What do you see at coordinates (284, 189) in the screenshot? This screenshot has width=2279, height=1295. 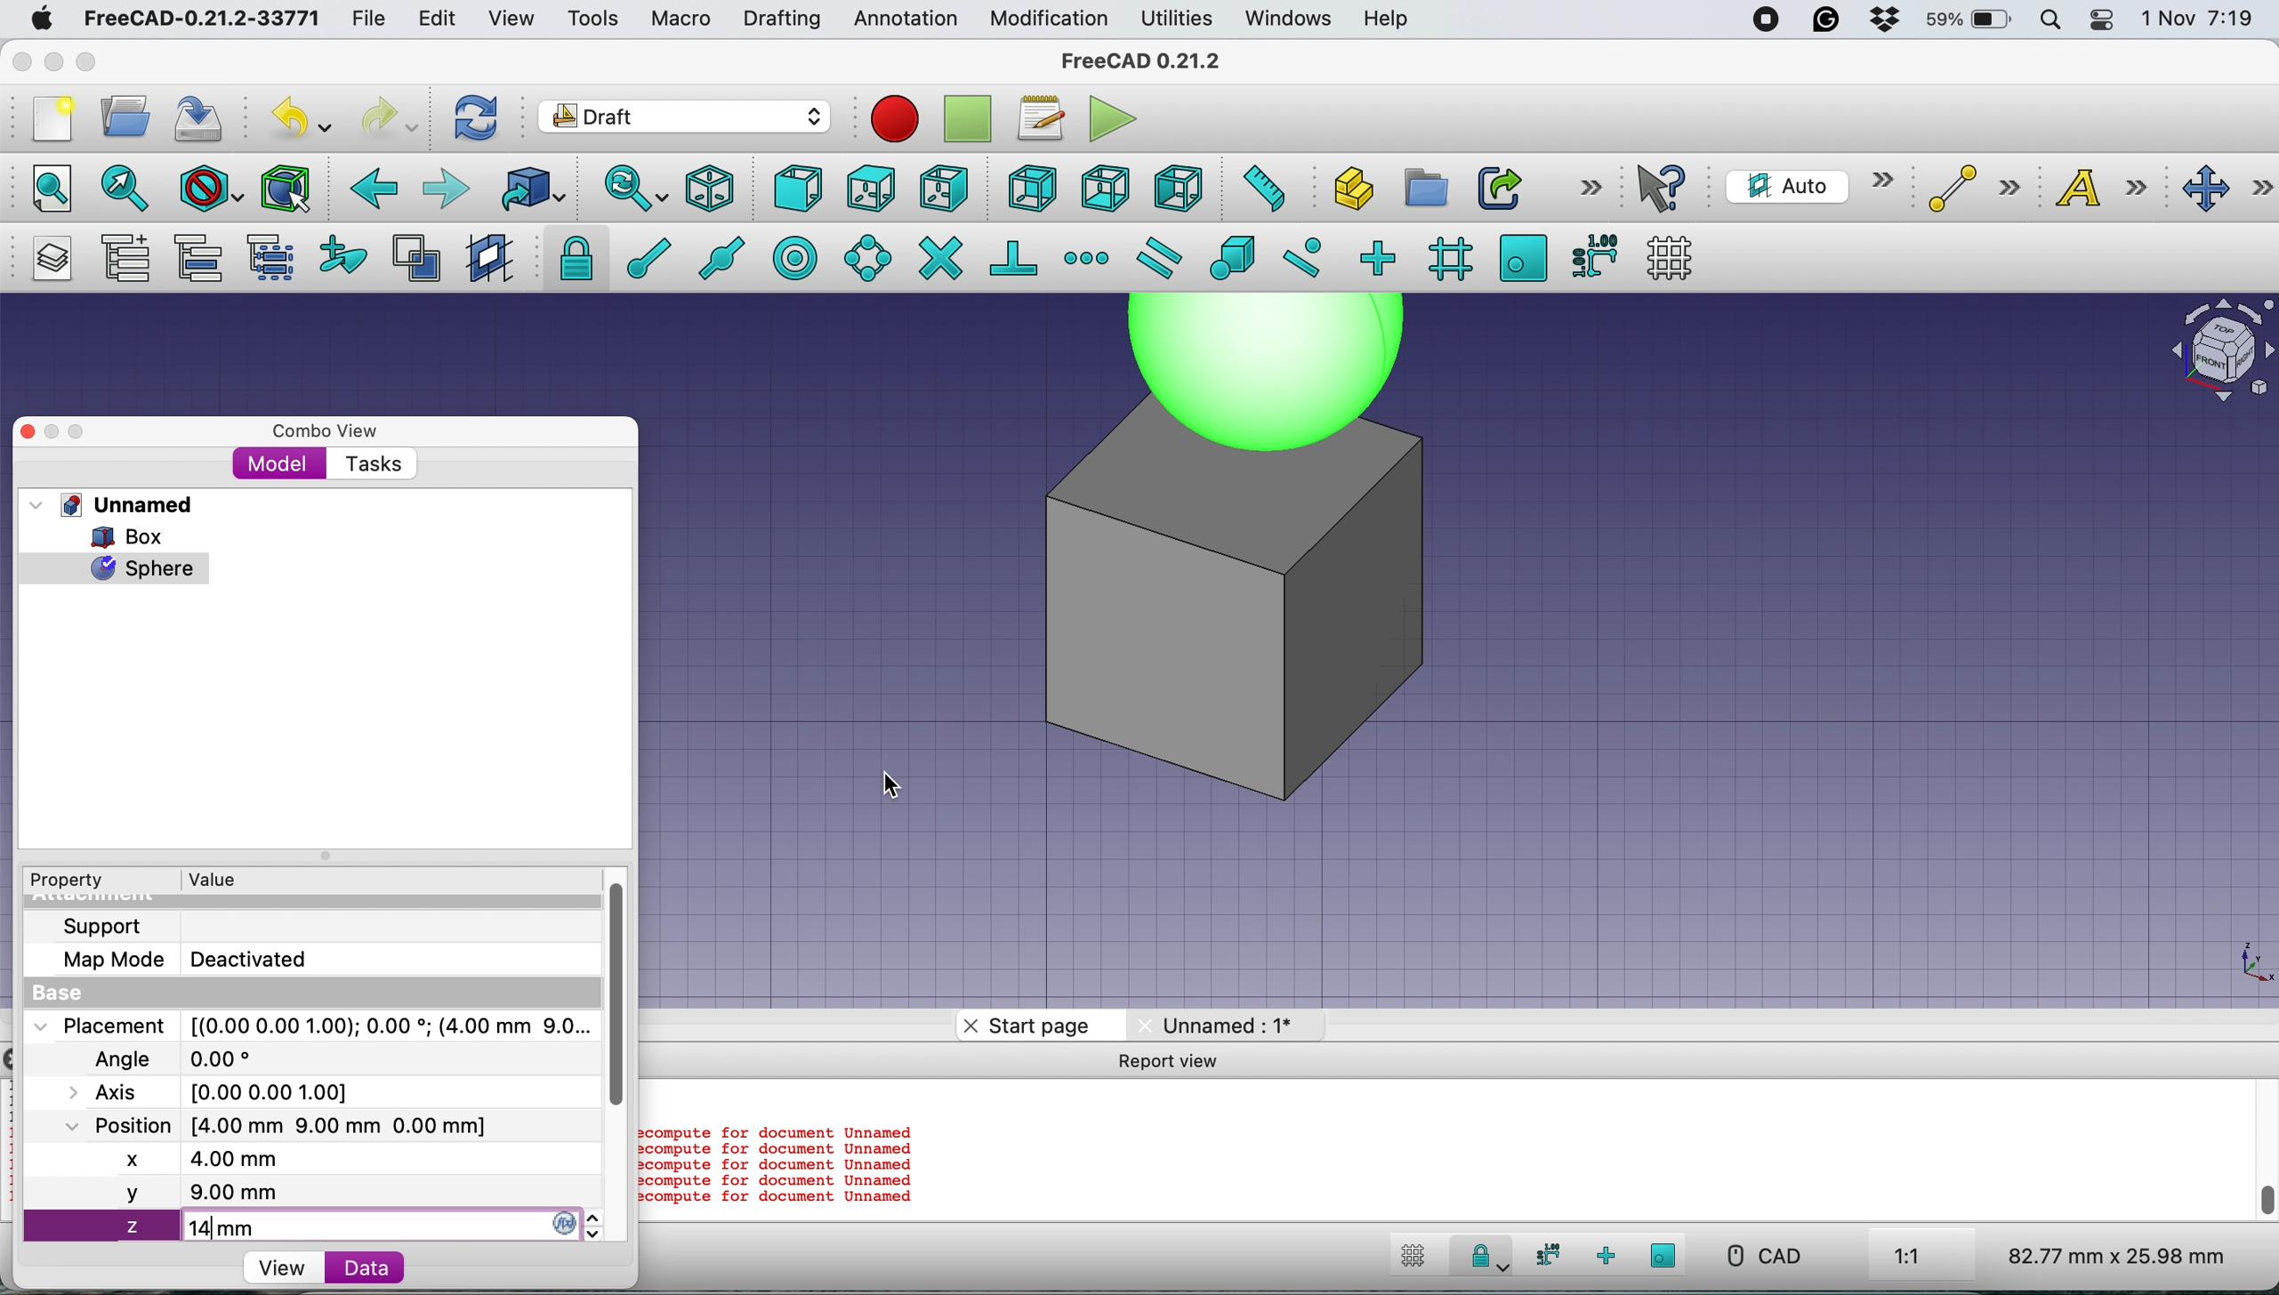 I see `bounding box` at bounding box center [284, 189].